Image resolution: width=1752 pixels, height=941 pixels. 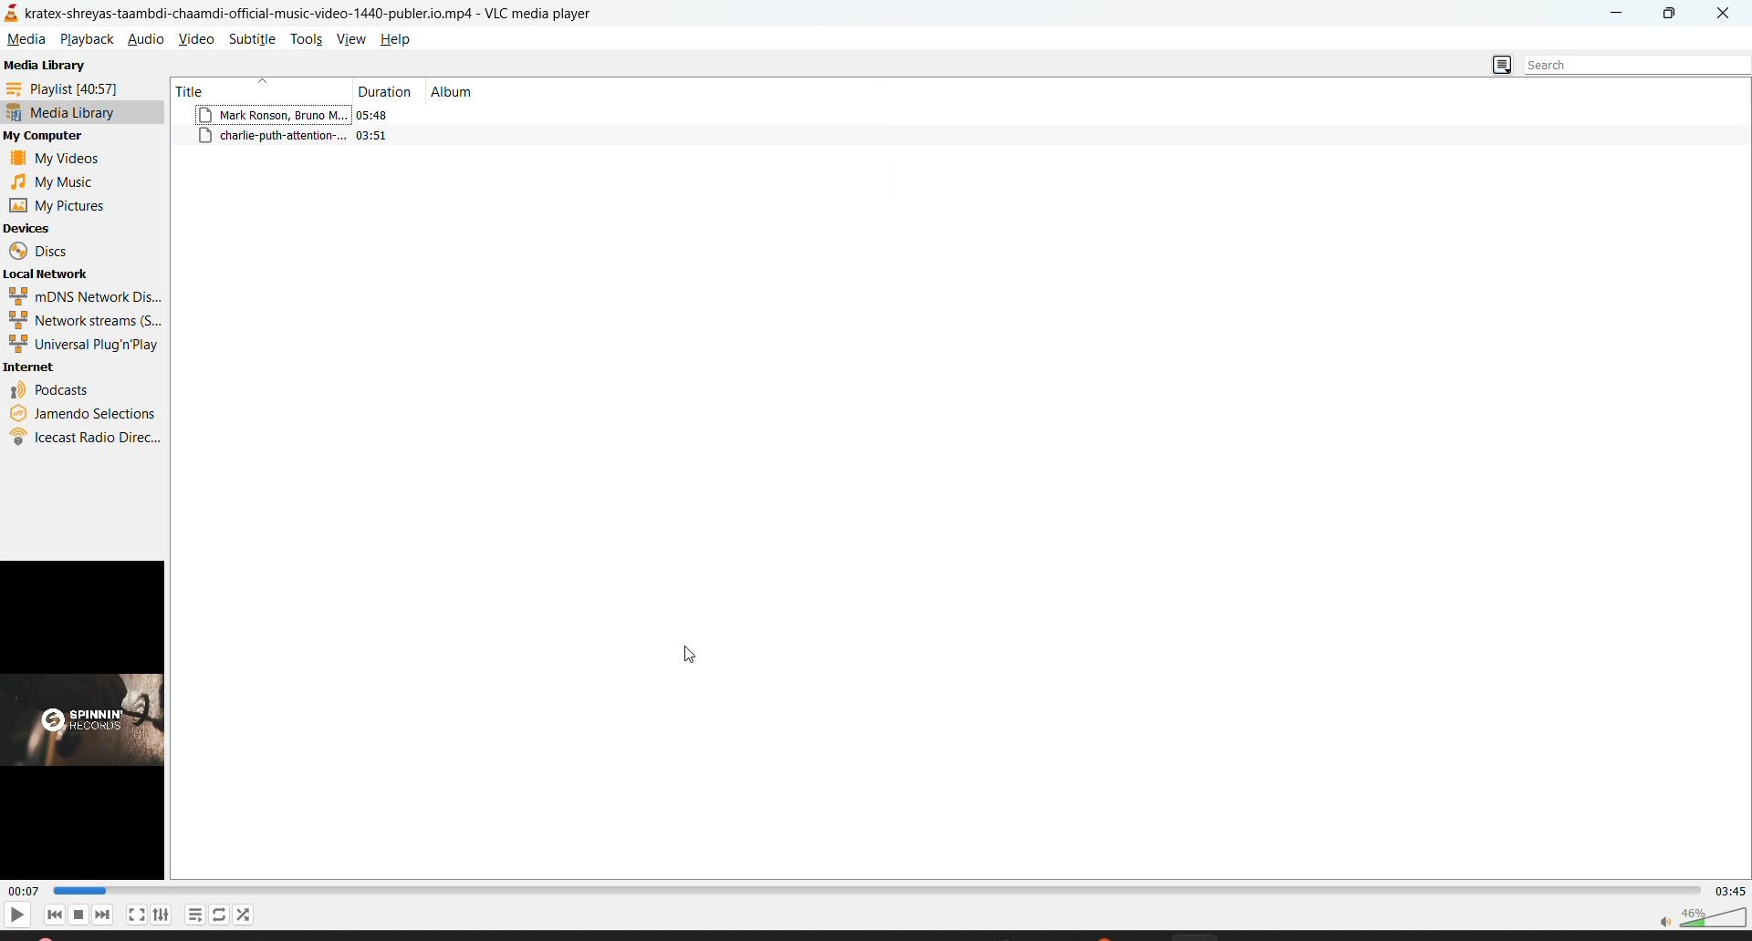 What do you see at coordinates (354, 40) in the screenshot?
I see `view` at bounding box center [354, 40].